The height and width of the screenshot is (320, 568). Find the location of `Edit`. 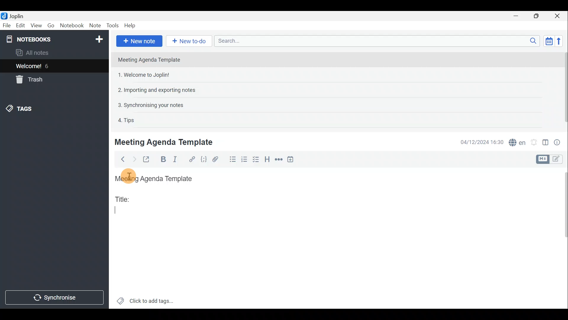

Edit is located at coordinates (21, 26).